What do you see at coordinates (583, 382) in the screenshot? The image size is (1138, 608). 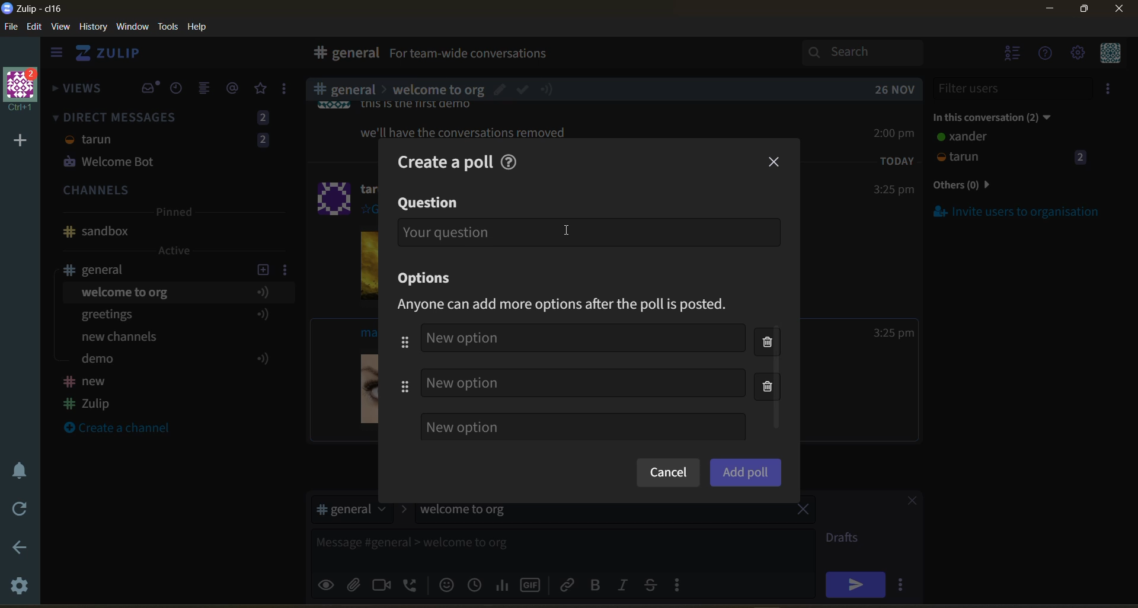 I see `new option` at bounding box center [583, 382].